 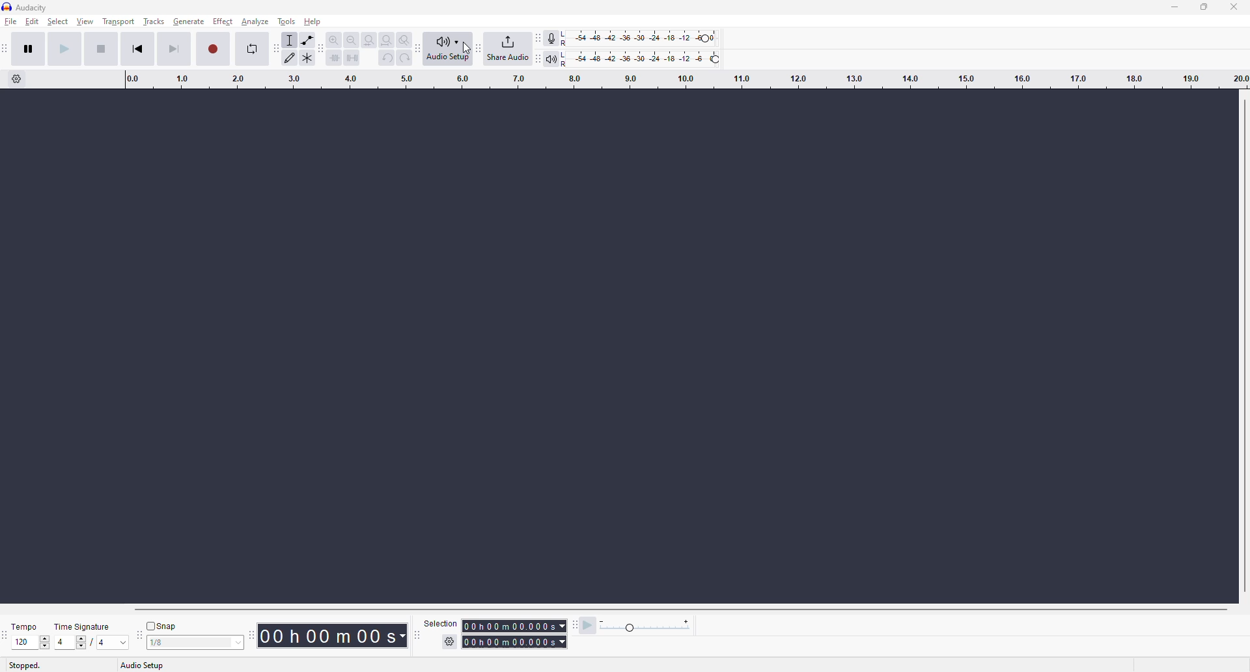 What do you see at coordinates (56, 23) in the screenshot?
I see `select` at bounding box center [56, 23].